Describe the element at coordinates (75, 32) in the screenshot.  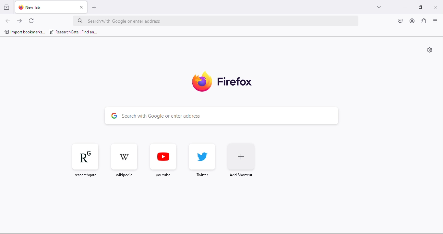
I see `researchgate` at that location.